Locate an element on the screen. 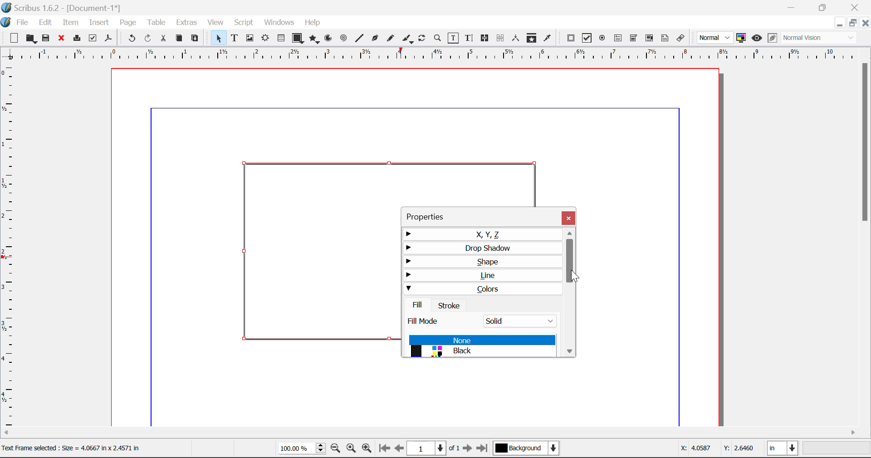 The width and height of the screenshot is (871, 458). Shapes is located at coordinates (298, 38).